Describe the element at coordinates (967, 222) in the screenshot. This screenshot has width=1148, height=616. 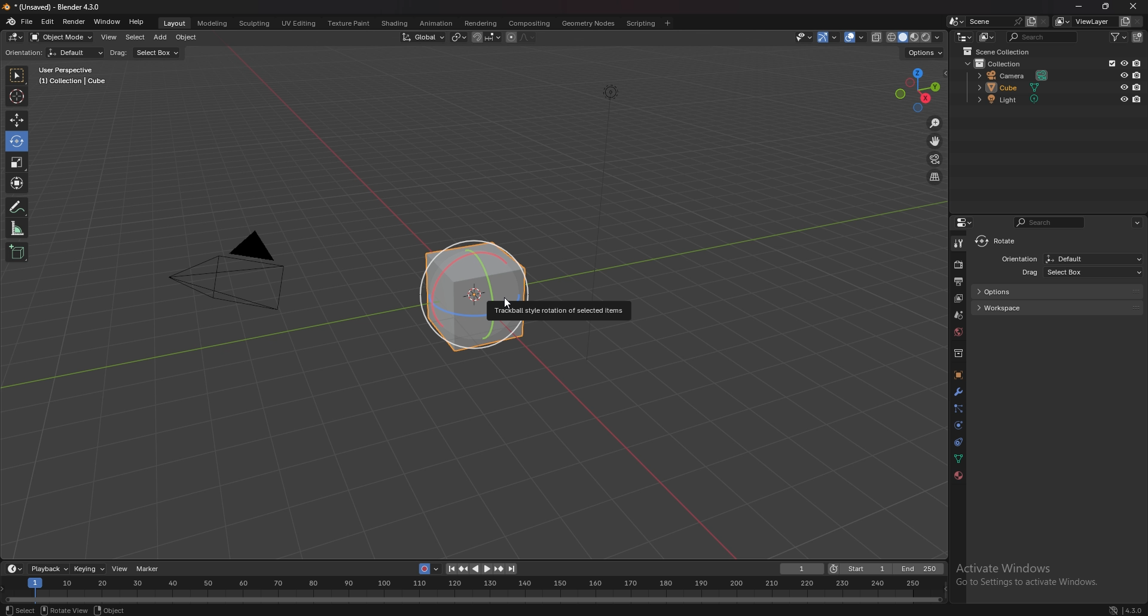
I see `editor type` at that location.